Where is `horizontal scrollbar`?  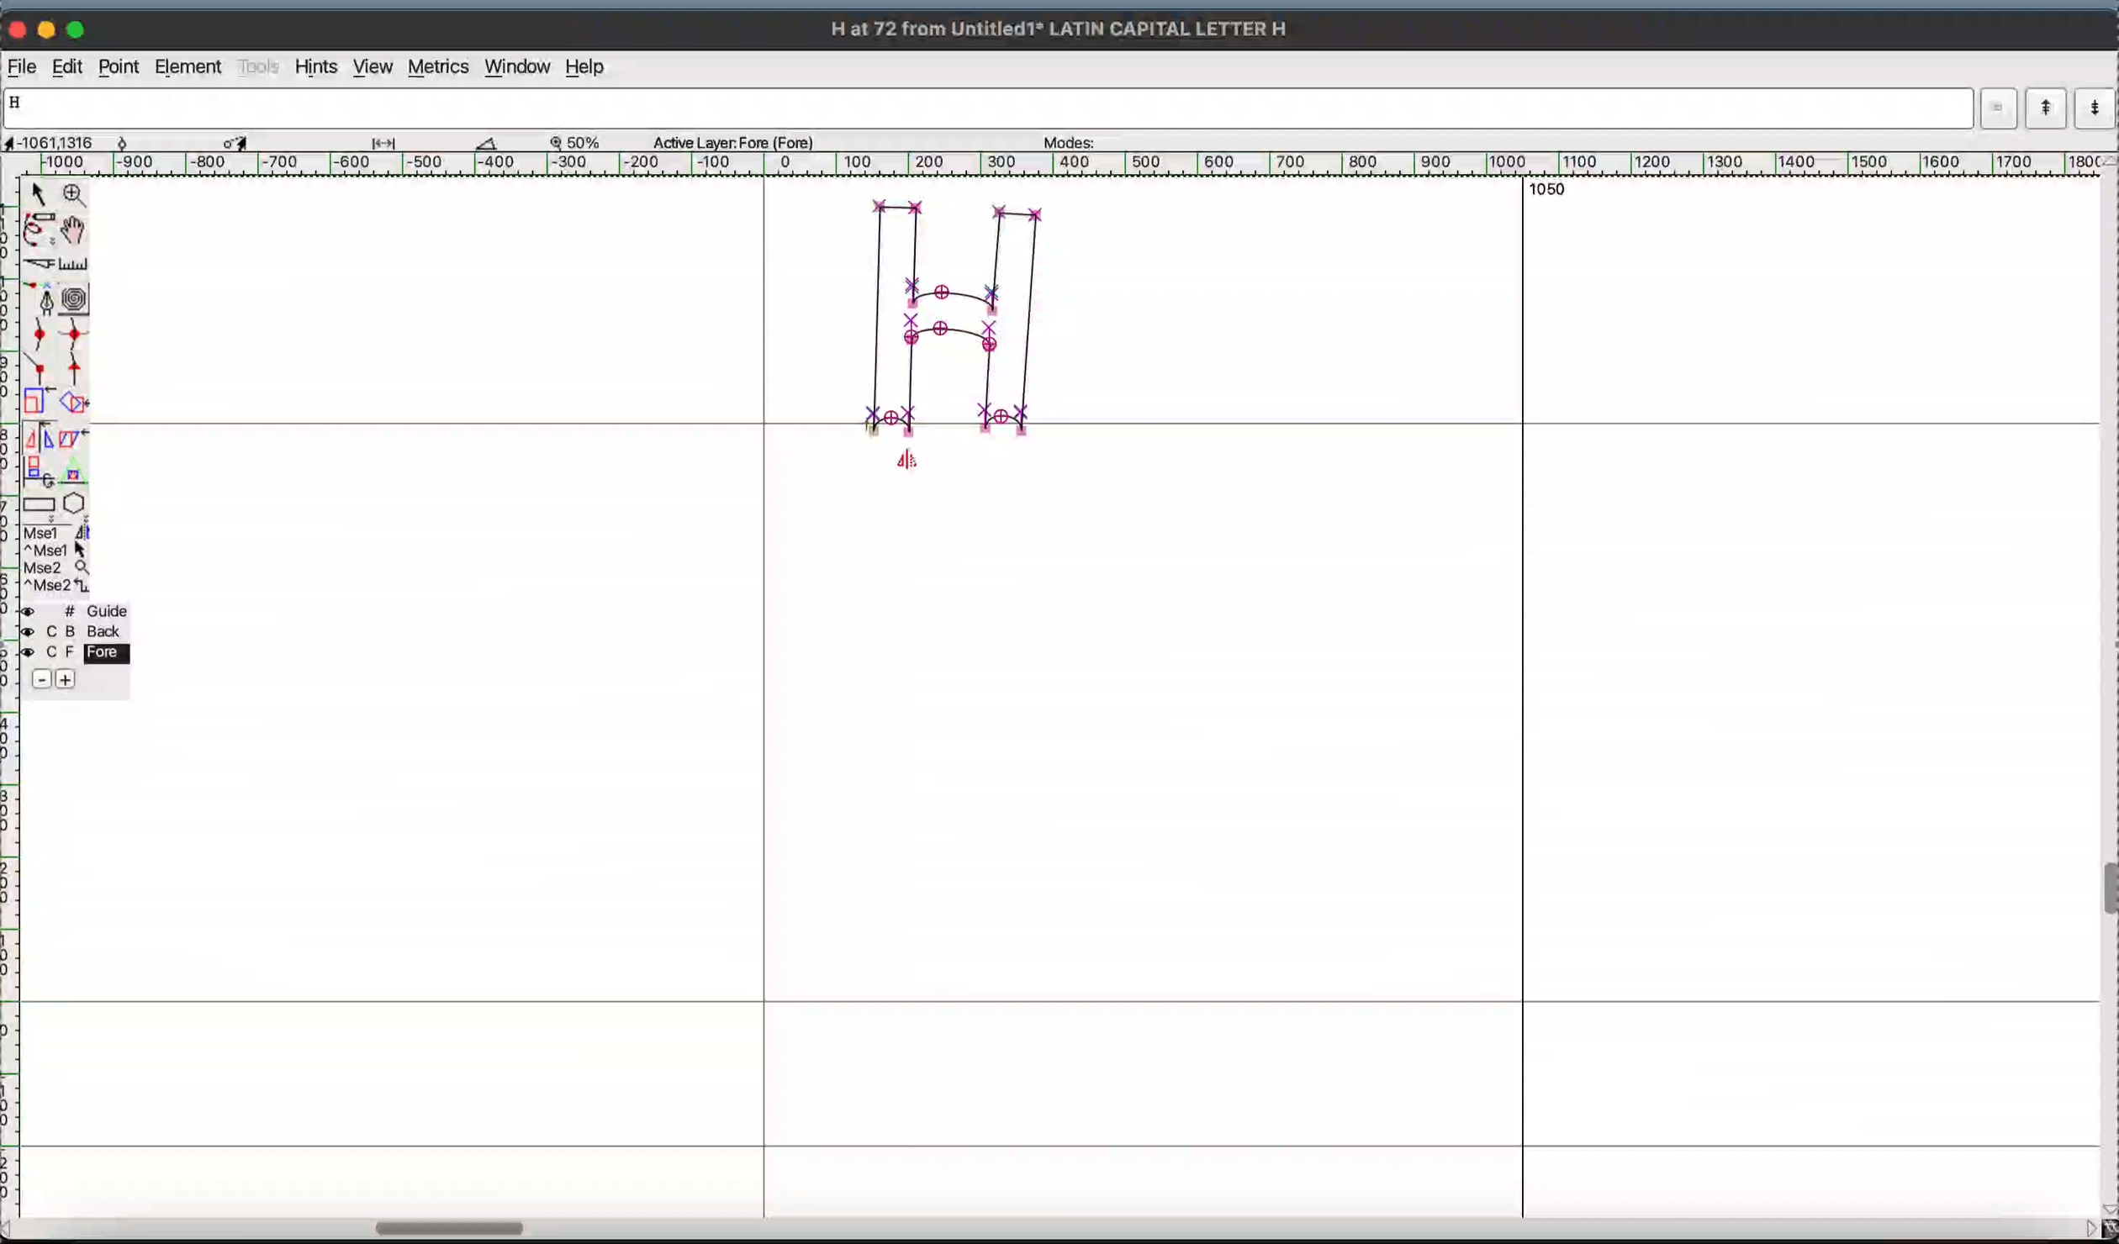 horizontal scrollbar is located at coordinates (1052, 1229).